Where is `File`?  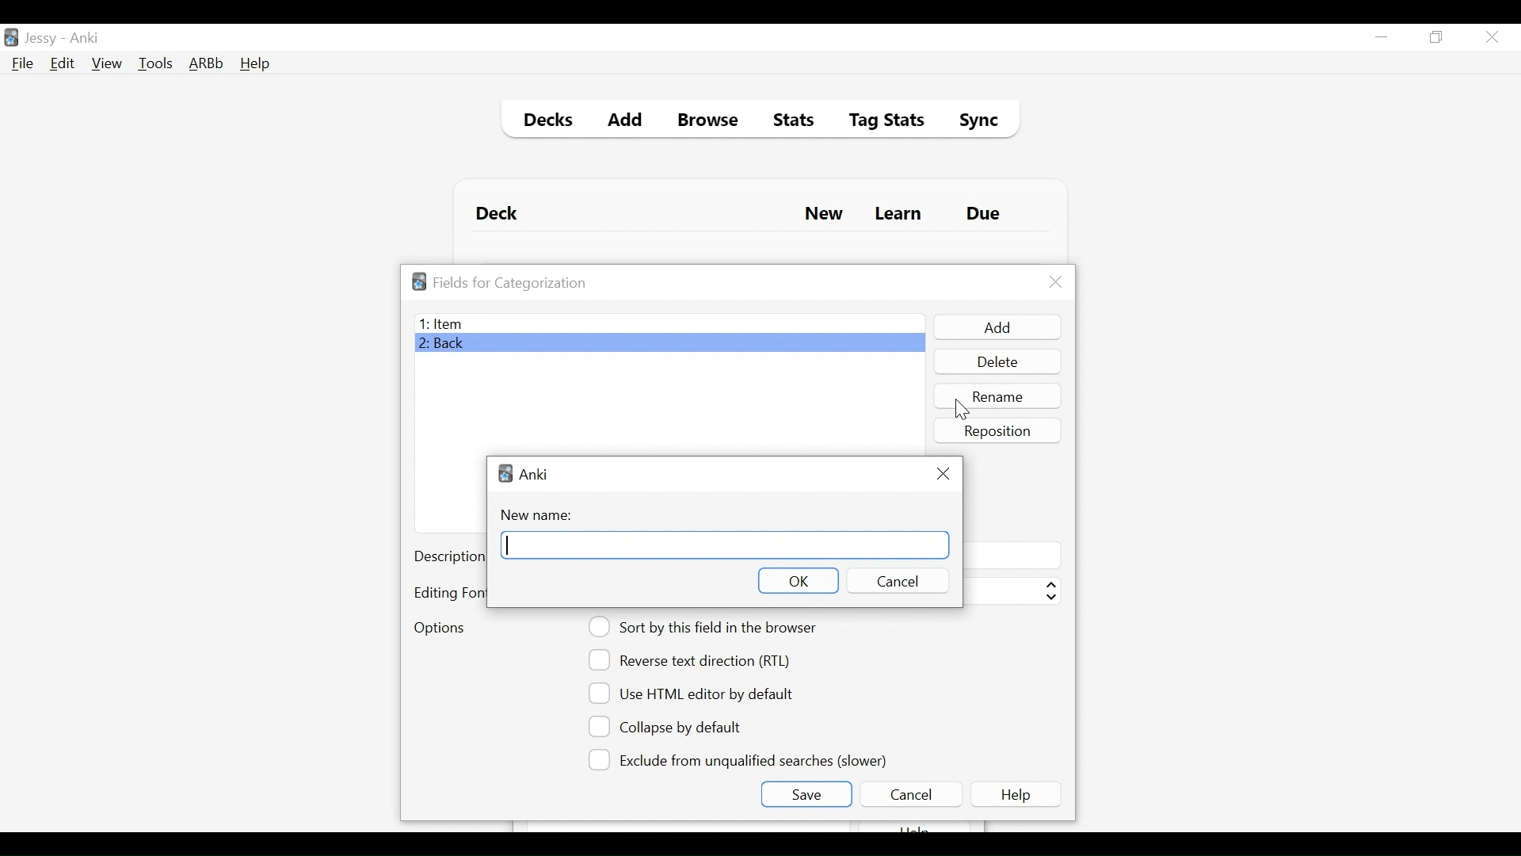 File is located at coordinates (23, 65).